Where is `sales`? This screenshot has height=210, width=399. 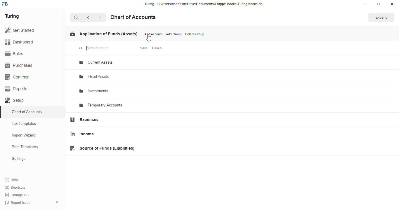 sales is located at coordinates (14, 54).